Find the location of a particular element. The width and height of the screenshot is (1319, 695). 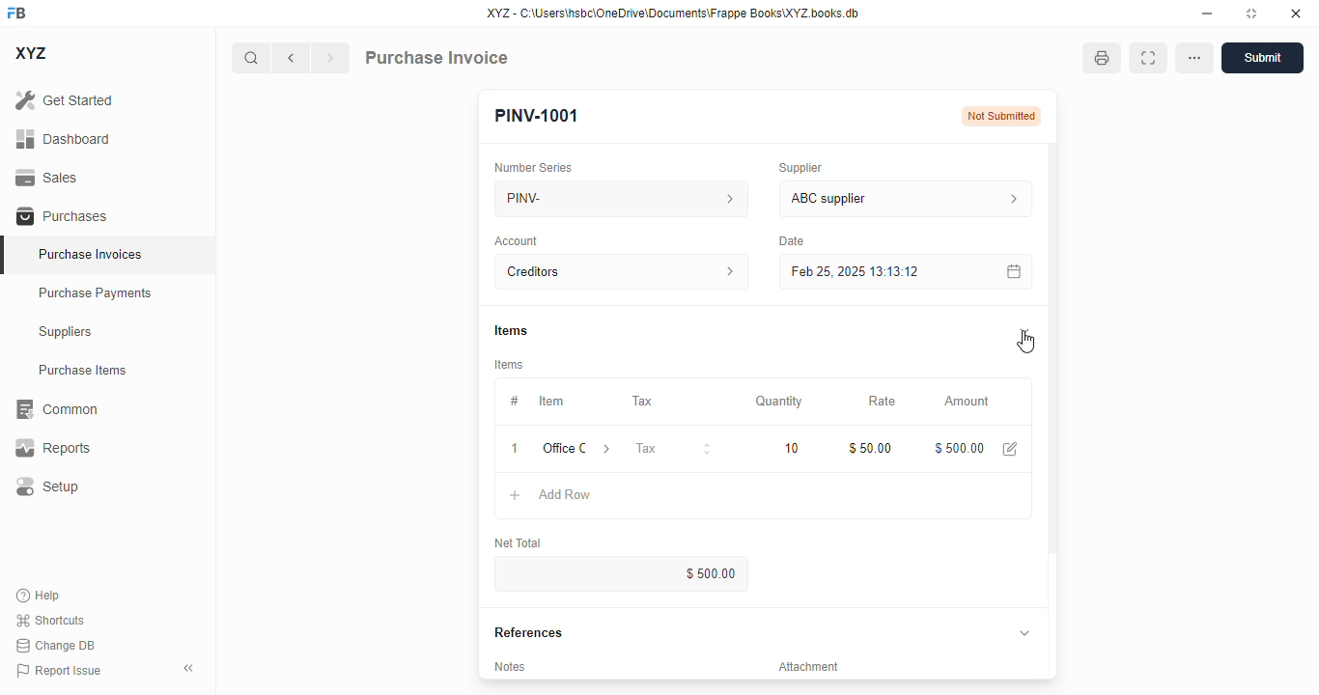

shortcuts is located at coordinates (51, 620).